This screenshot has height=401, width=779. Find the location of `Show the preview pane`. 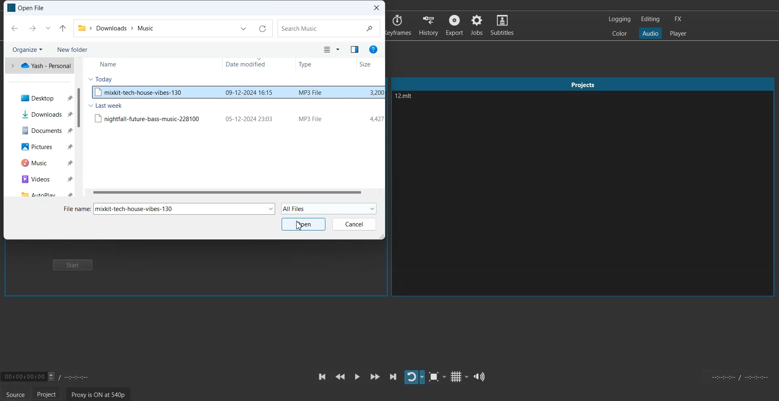

Show the preview pane is located at coordinates (355, 49).